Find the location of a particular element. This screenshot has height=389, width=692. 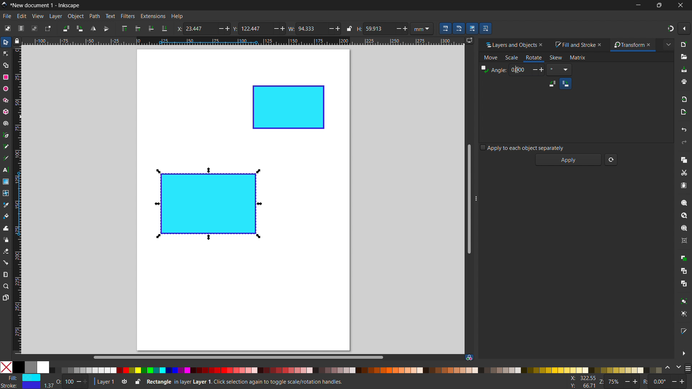

clockwise is located at coordinates (565, 83).